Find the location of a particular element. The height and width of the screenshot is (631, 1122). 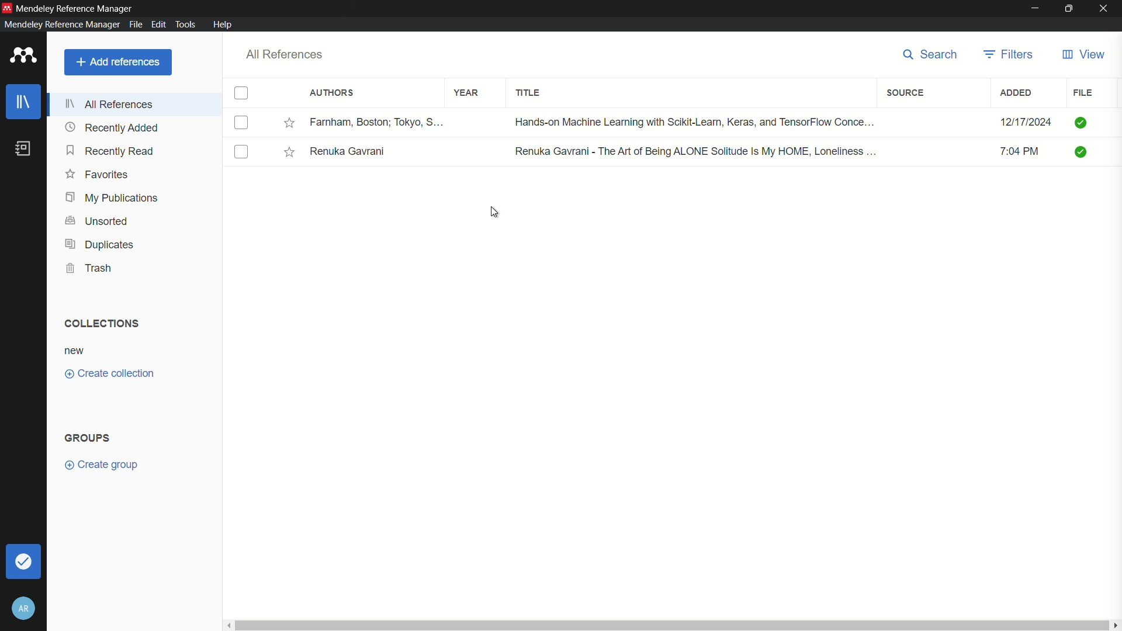

all references is located at coordinates (108, 104).